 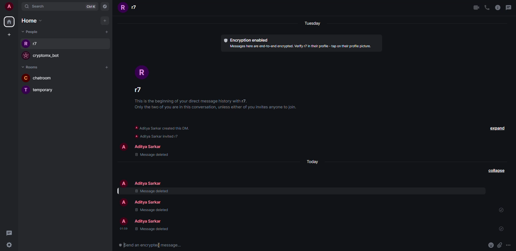 What do you see at coordinates (122, 146) in the screenshot?
I see `profile` at bounding box center [122, 146].